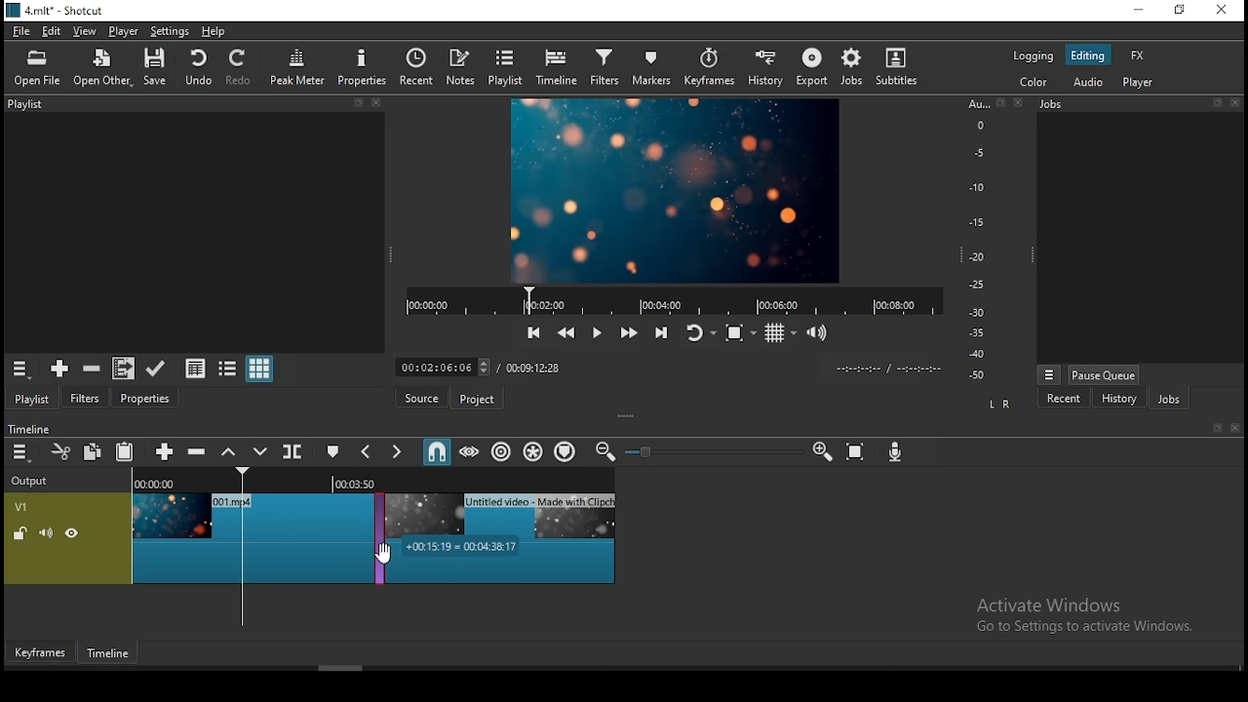 Image resolution: width=1248 pixels, height=702 pixels. Describe the element at coordinates (471, 451) in the screenshot. I see `scrub while dragging` at that location.